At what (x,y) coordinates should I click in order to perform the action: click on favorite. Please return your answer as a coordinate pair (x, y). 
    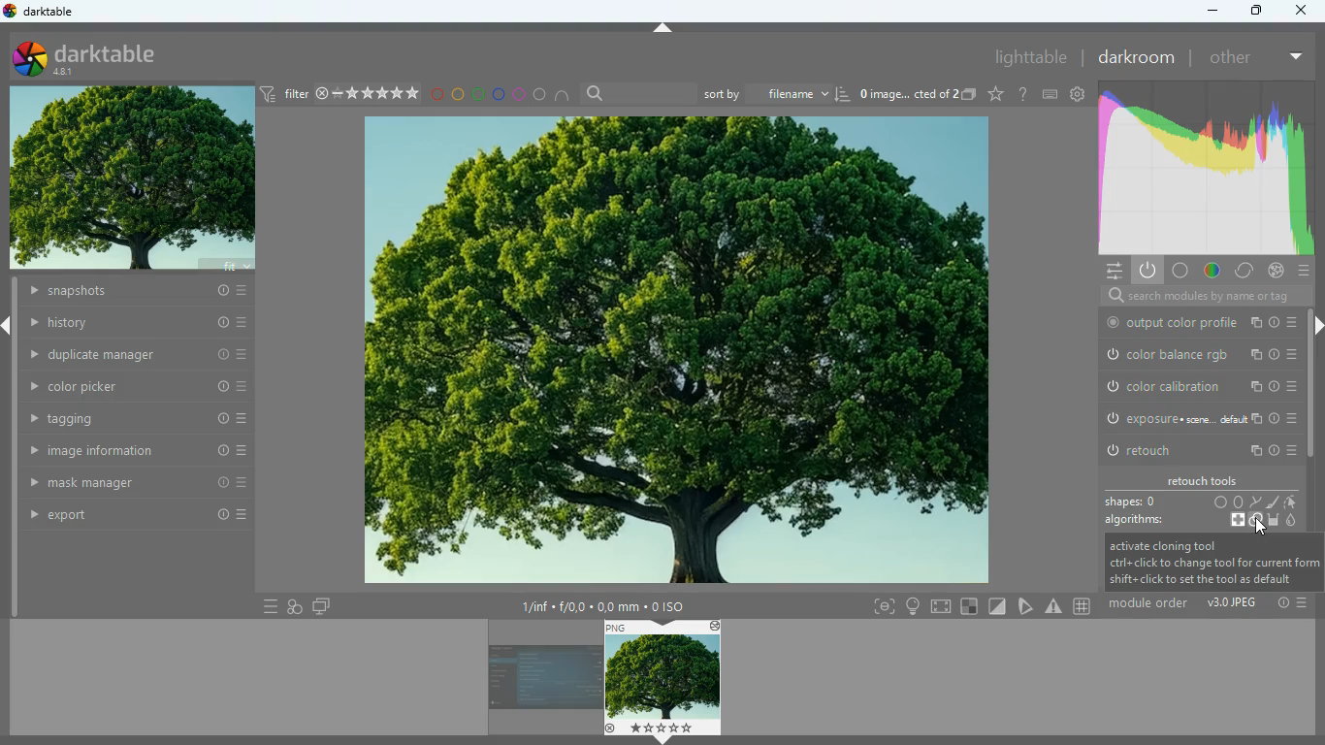
    Looking at the image, I should click on (994, 93).